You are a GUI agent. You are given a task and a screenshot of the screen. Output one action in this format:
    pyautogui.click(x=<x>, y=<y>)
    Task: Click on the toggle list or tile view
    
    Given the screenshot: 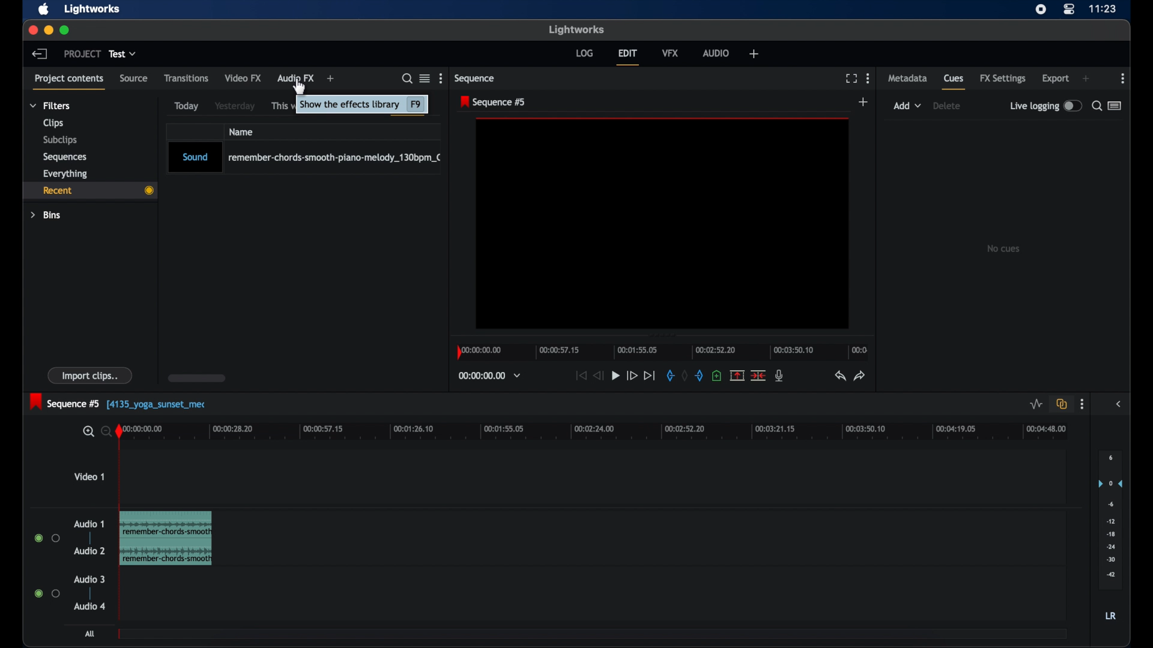 What is the action you would take?
    pyautogui.click(x=425, y=77)
    